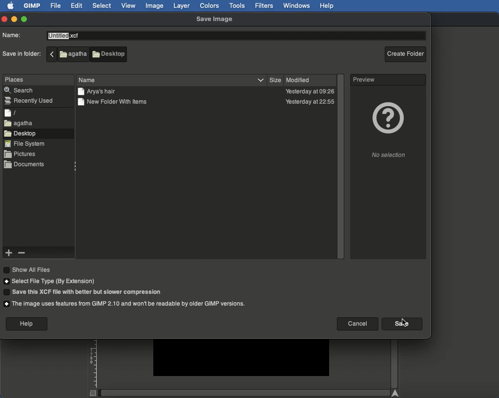  I want to click on GIMP, so click(33, 6).